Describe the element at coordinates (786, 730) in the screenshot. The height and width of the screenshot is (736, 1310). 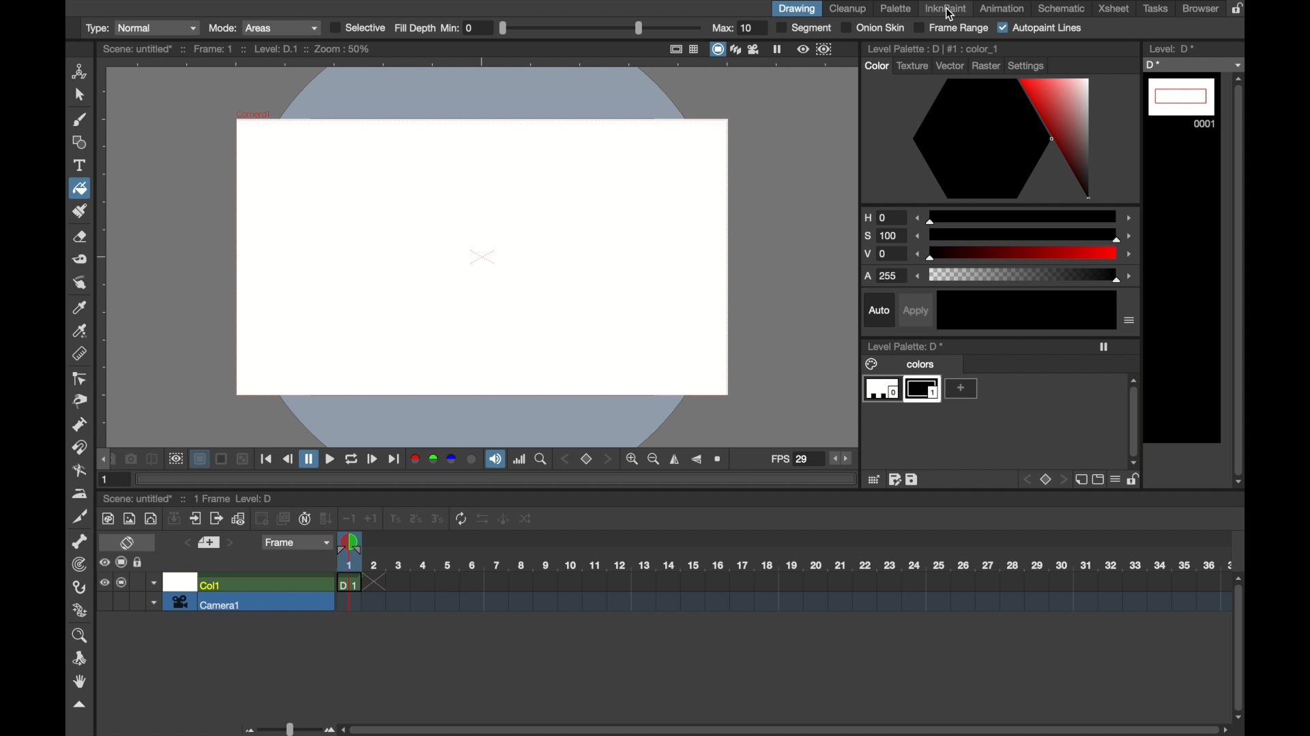
I see `scroll box` at that location.